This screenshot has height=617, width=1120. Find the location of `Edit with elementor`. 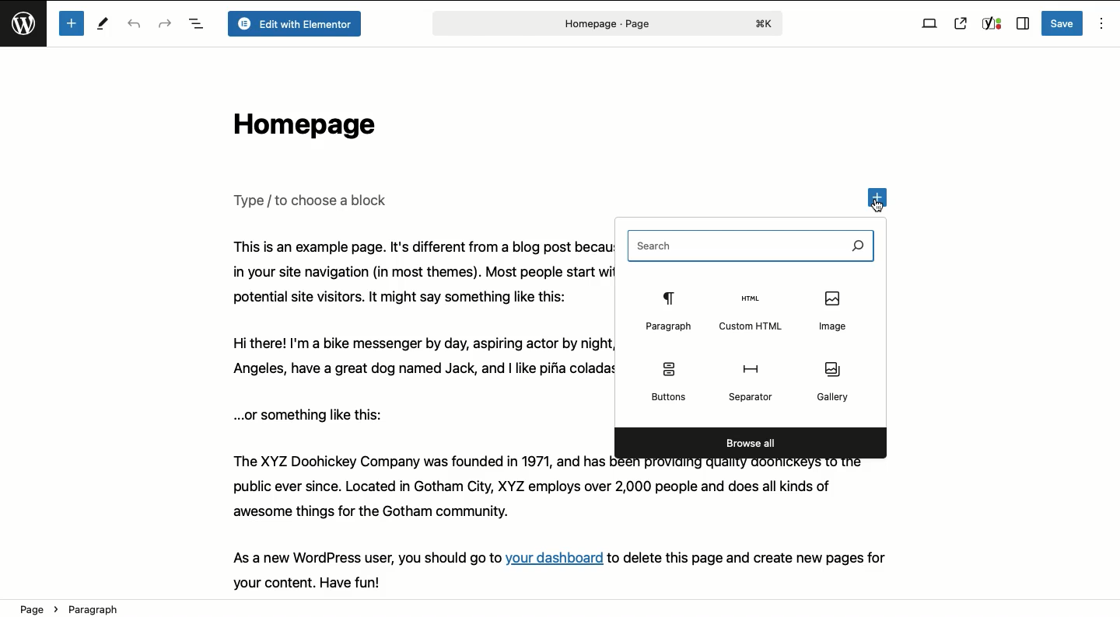

Edit with elementor is located at coordinates (293, 24).